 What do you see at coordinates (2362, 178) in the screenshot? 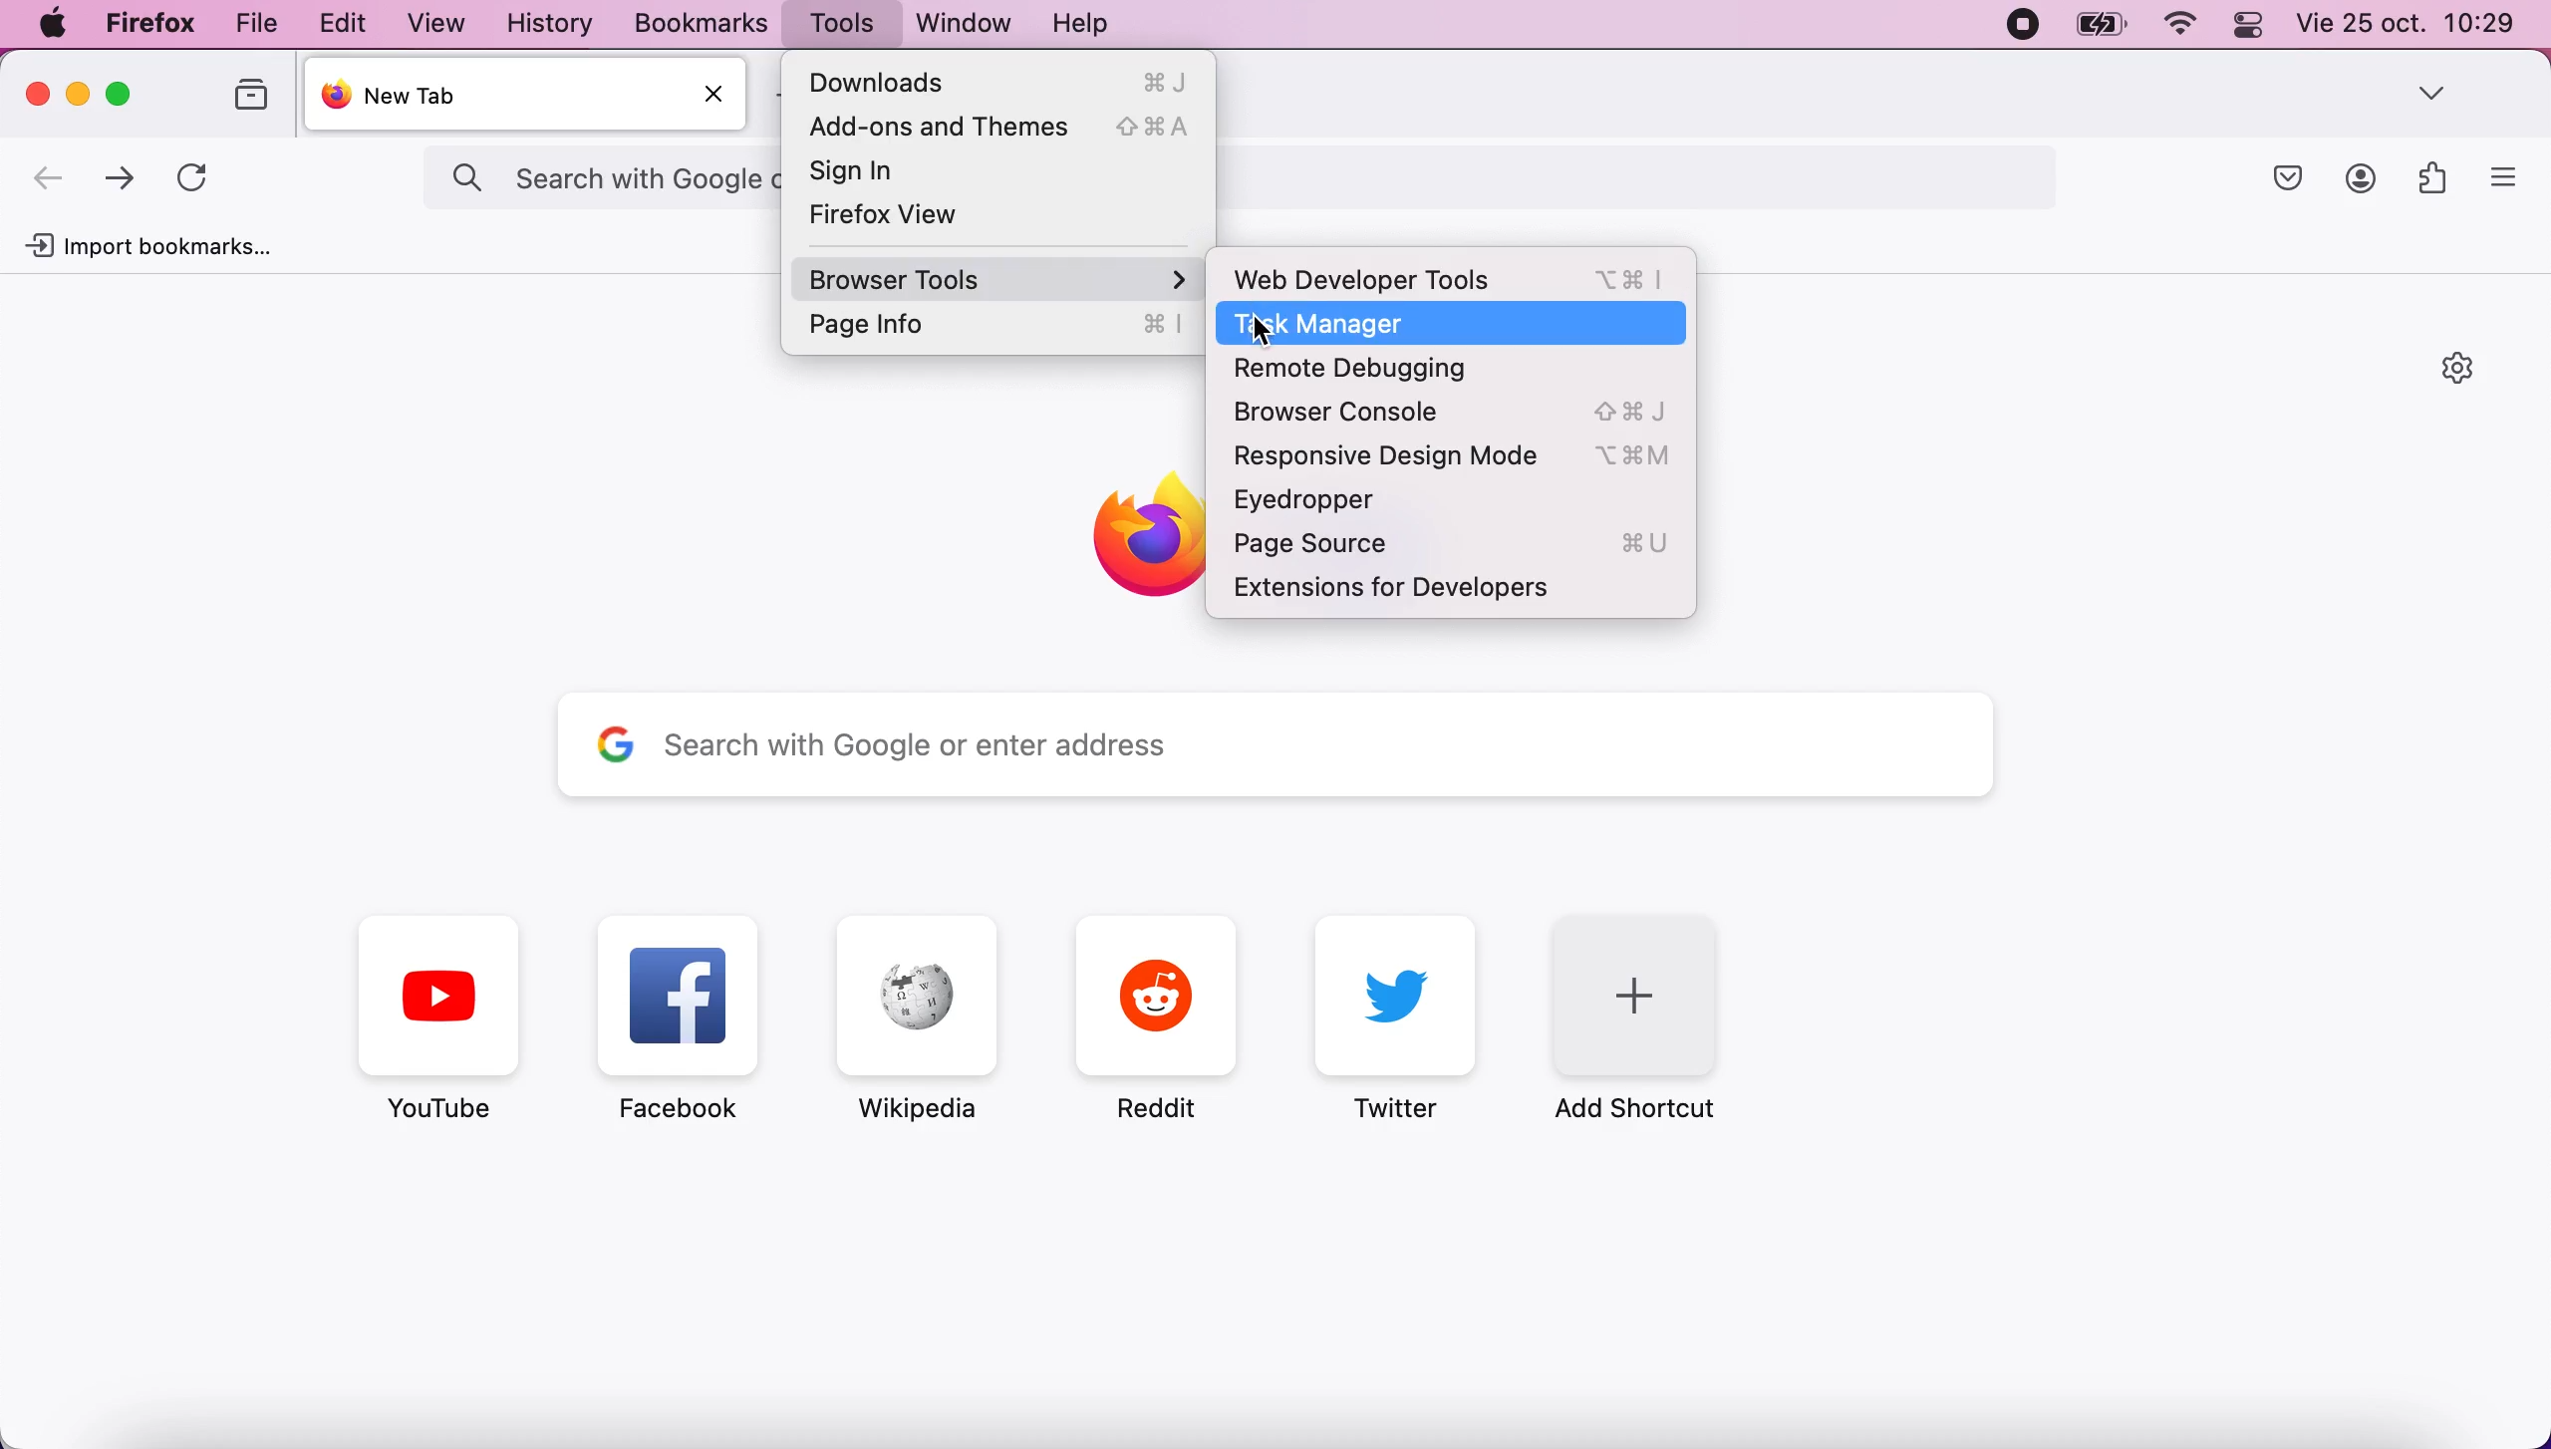
I see `Profile` at bounding box center [2362, 178].